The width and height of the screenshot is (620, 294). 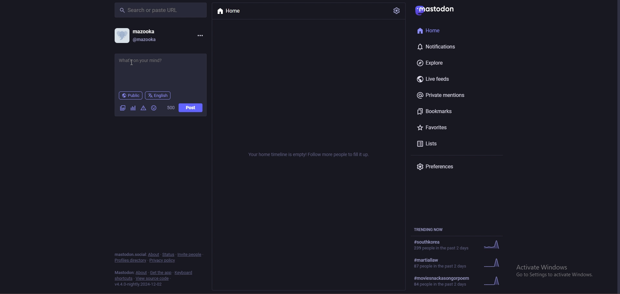 What do you see at coordinates (445, 111) in the screenshot?
I see `bookmarks` at bounding box center [445, 111].